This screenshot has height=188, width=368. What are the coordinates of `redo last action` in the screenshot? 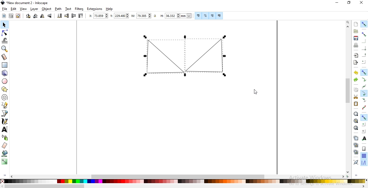 It's located at (356, 80).